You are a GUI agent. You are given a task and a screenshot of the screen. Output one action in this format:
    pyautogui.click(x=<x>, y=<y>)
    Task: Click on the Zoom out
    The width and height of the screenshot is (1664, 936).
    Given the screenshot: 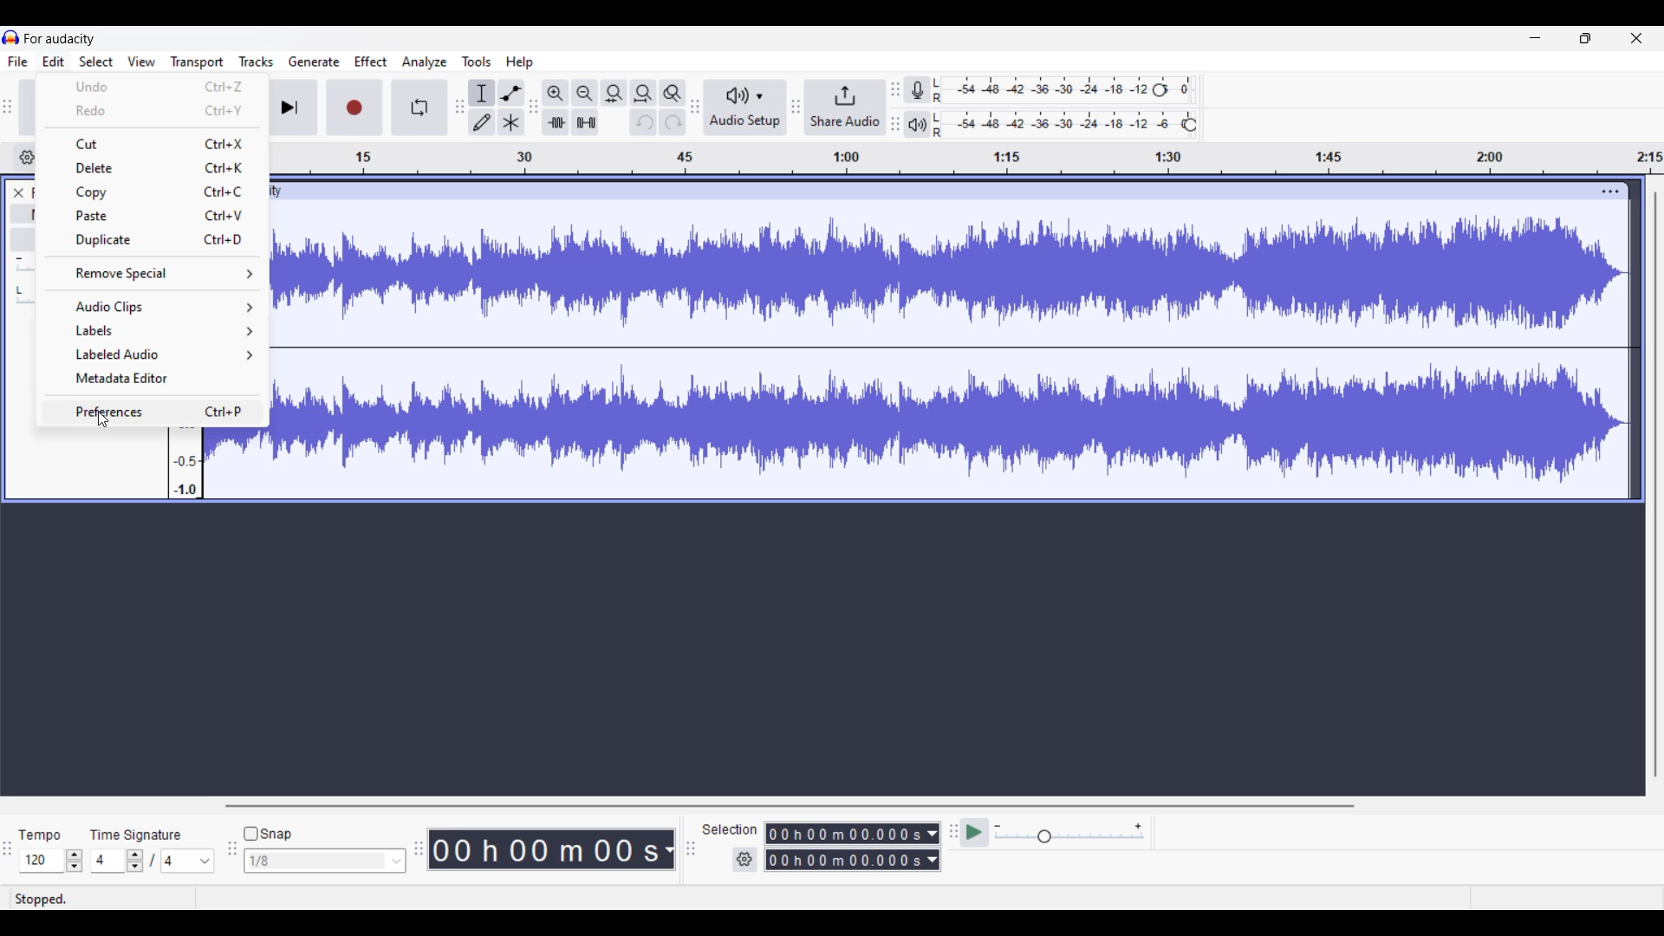 What is the action you would take?
    pyautogui.click(x=585, y=94)
    